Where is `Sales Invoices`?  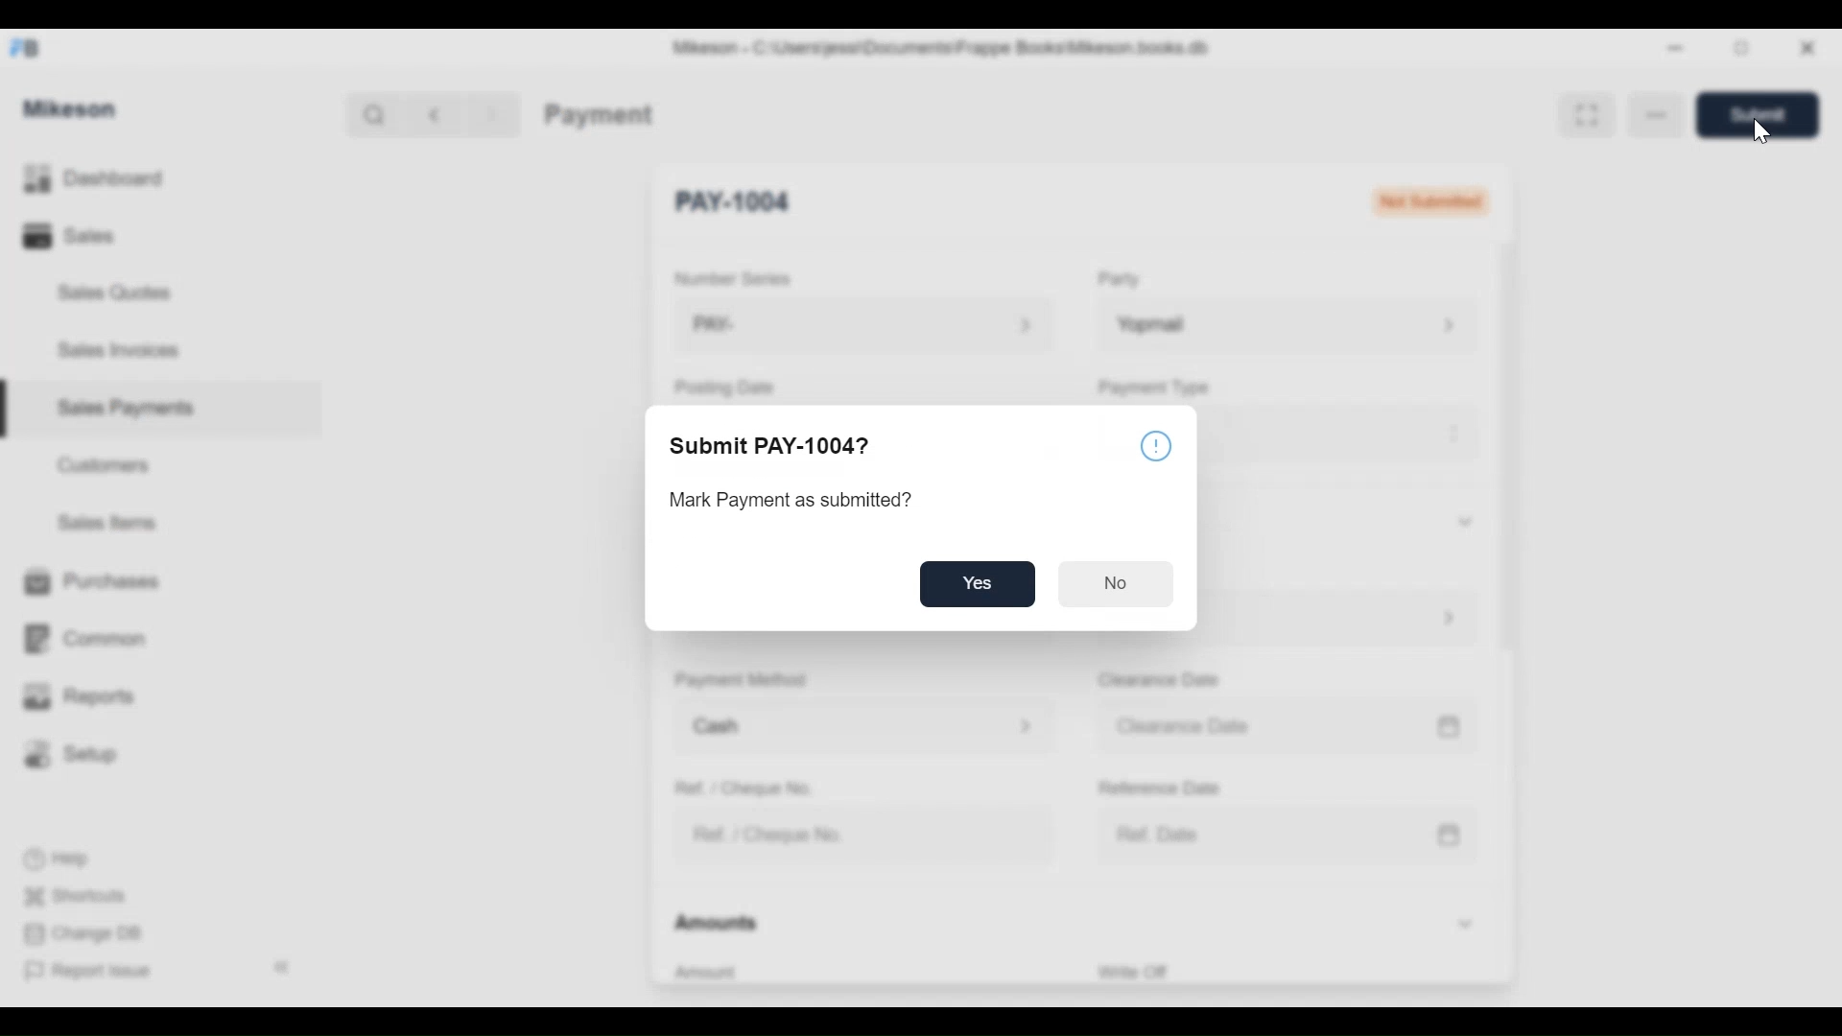
Sales Invoices is located at coordinates (111, 352).